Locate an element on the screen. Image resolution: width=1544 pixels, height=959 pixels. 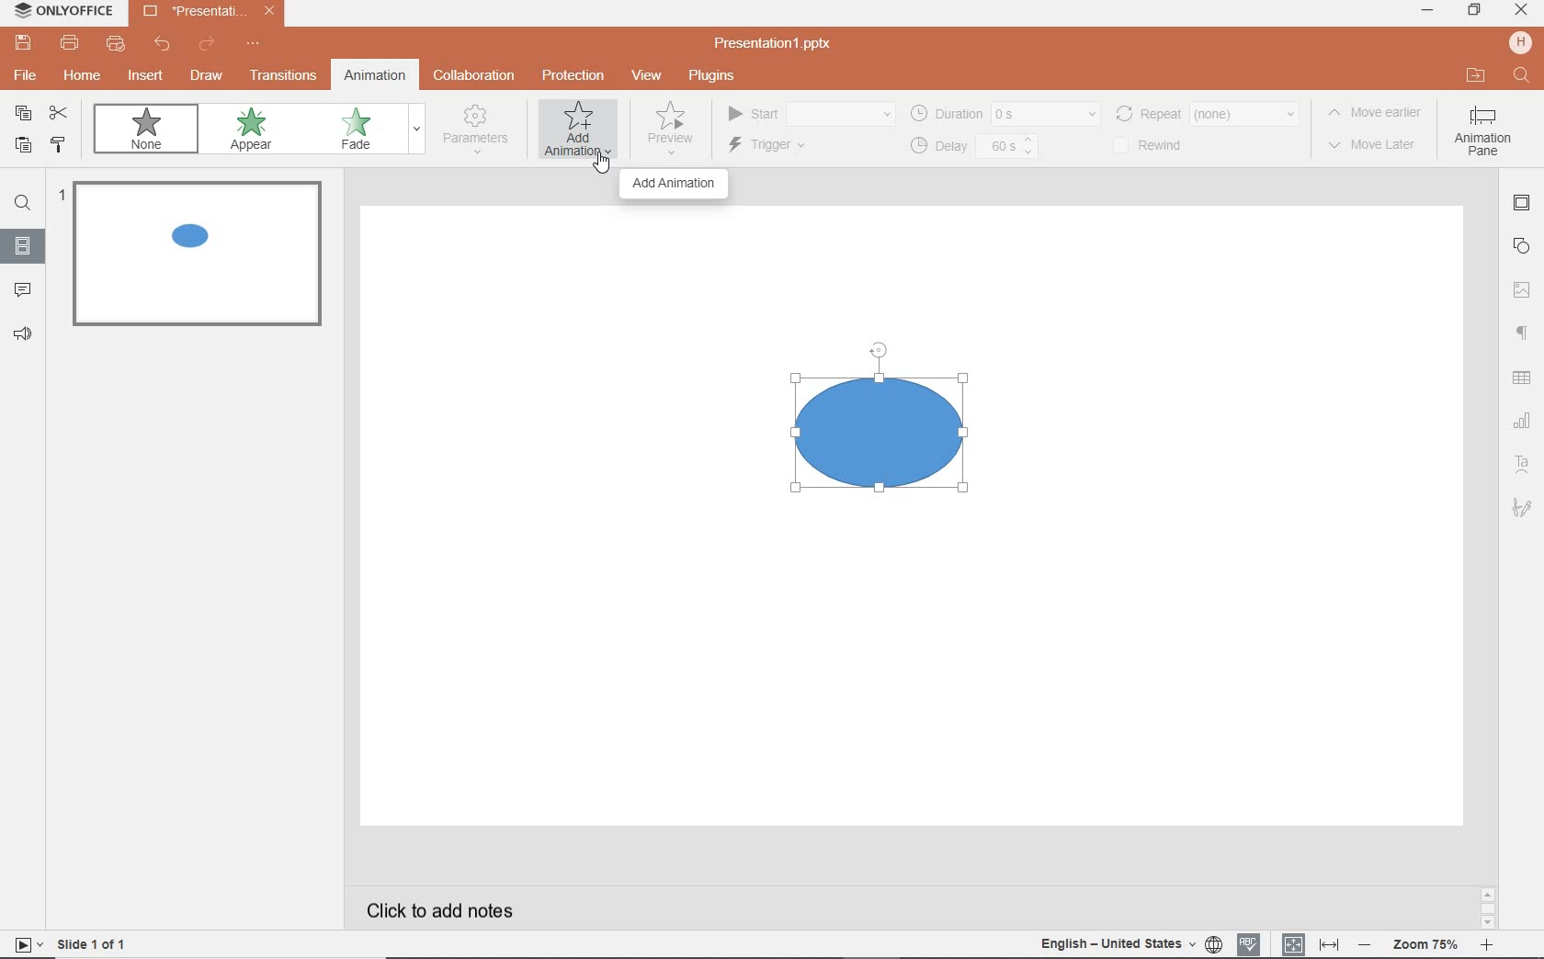
start slide show is located at coordinates (22, 944).